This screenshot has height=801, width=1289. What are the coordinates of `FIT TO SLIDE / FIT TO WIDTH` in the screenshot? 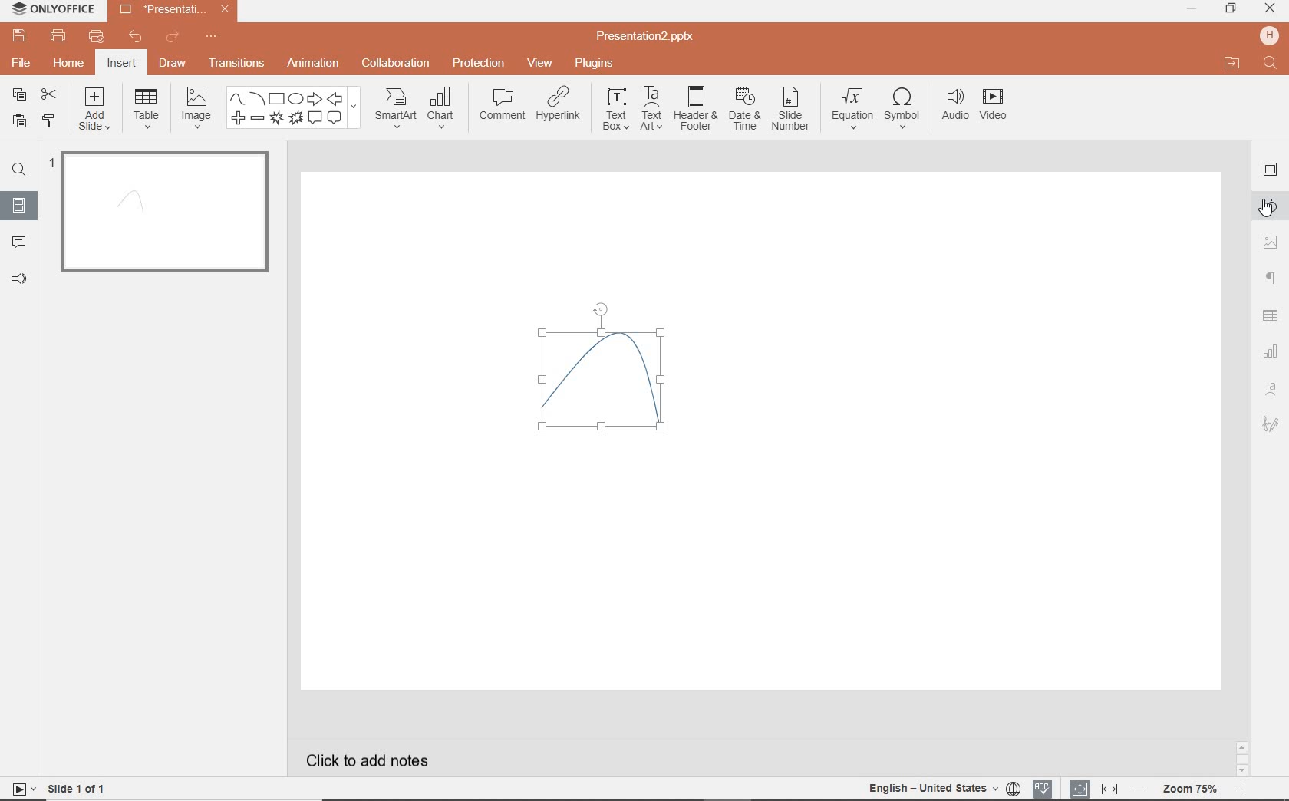 It's located at (1094, 787).